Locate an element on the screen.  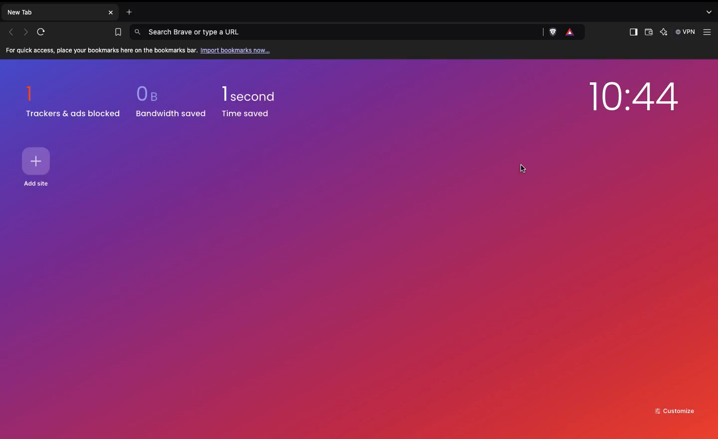
Close new tab is located at coordinates (111, 12).